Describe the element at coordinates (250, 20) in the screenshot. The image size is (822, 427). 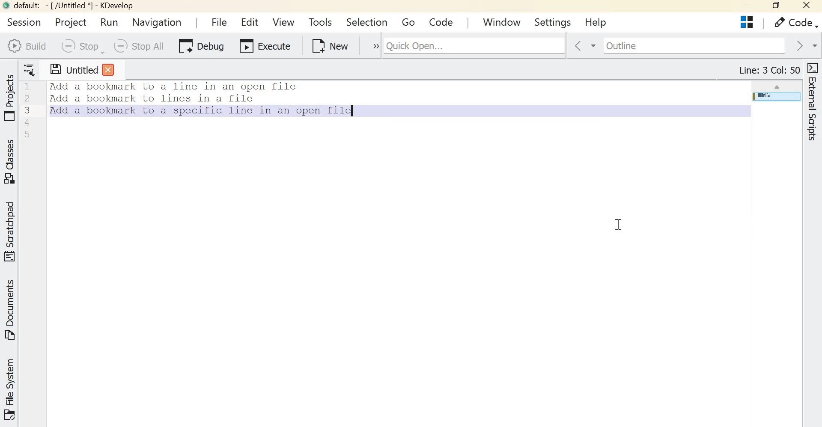
I see `Edit` at that location.